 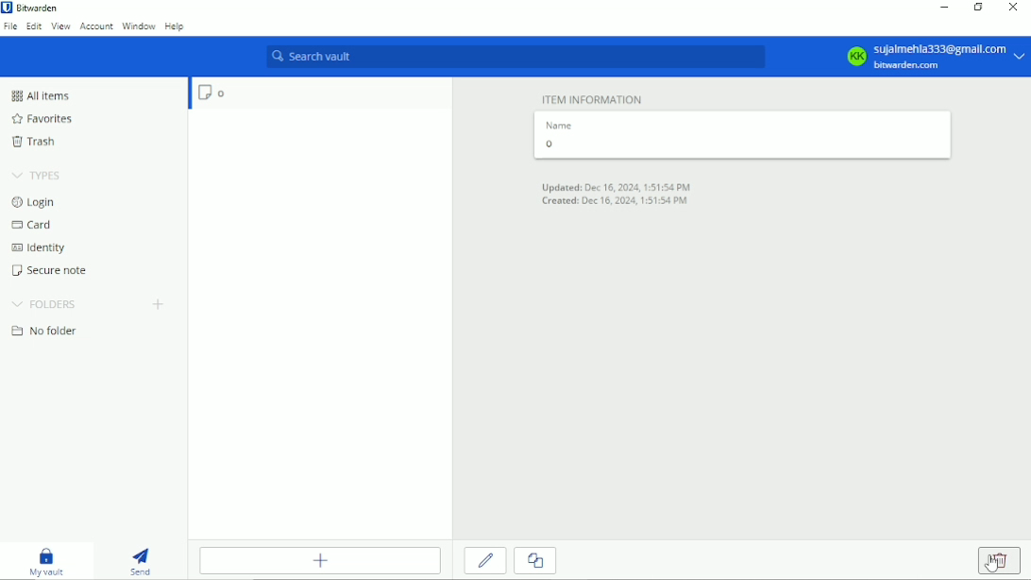 I want to click on View, so click(x=60, y=26).